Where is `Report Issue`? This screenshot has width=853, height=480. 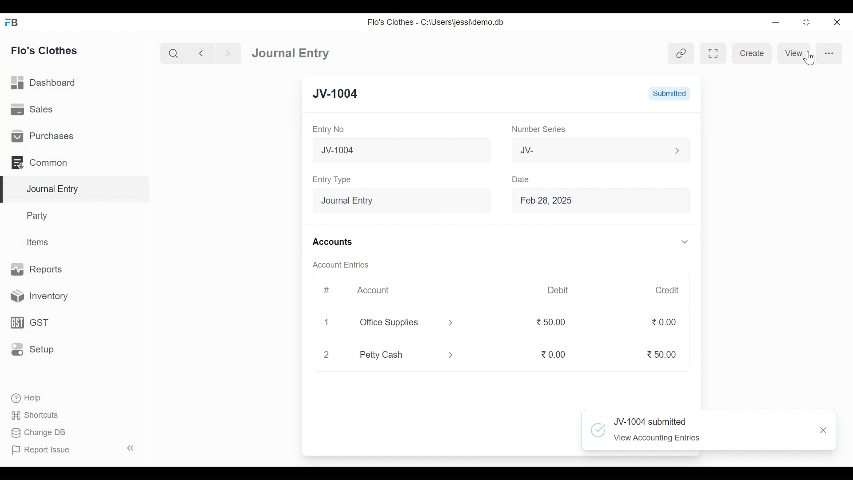 Report Issue is located at coordinates (40, 449).